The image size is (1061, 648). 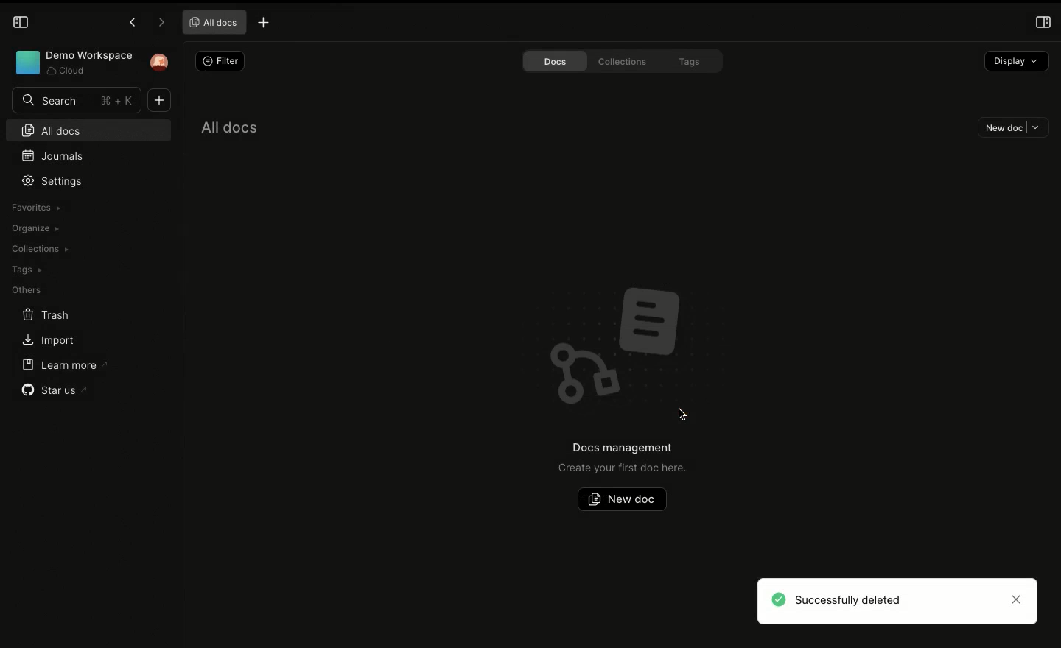 What do you see at coordinates (27, 270) in the screenshot?
I see `Tags` at bounding box center [27, 270].